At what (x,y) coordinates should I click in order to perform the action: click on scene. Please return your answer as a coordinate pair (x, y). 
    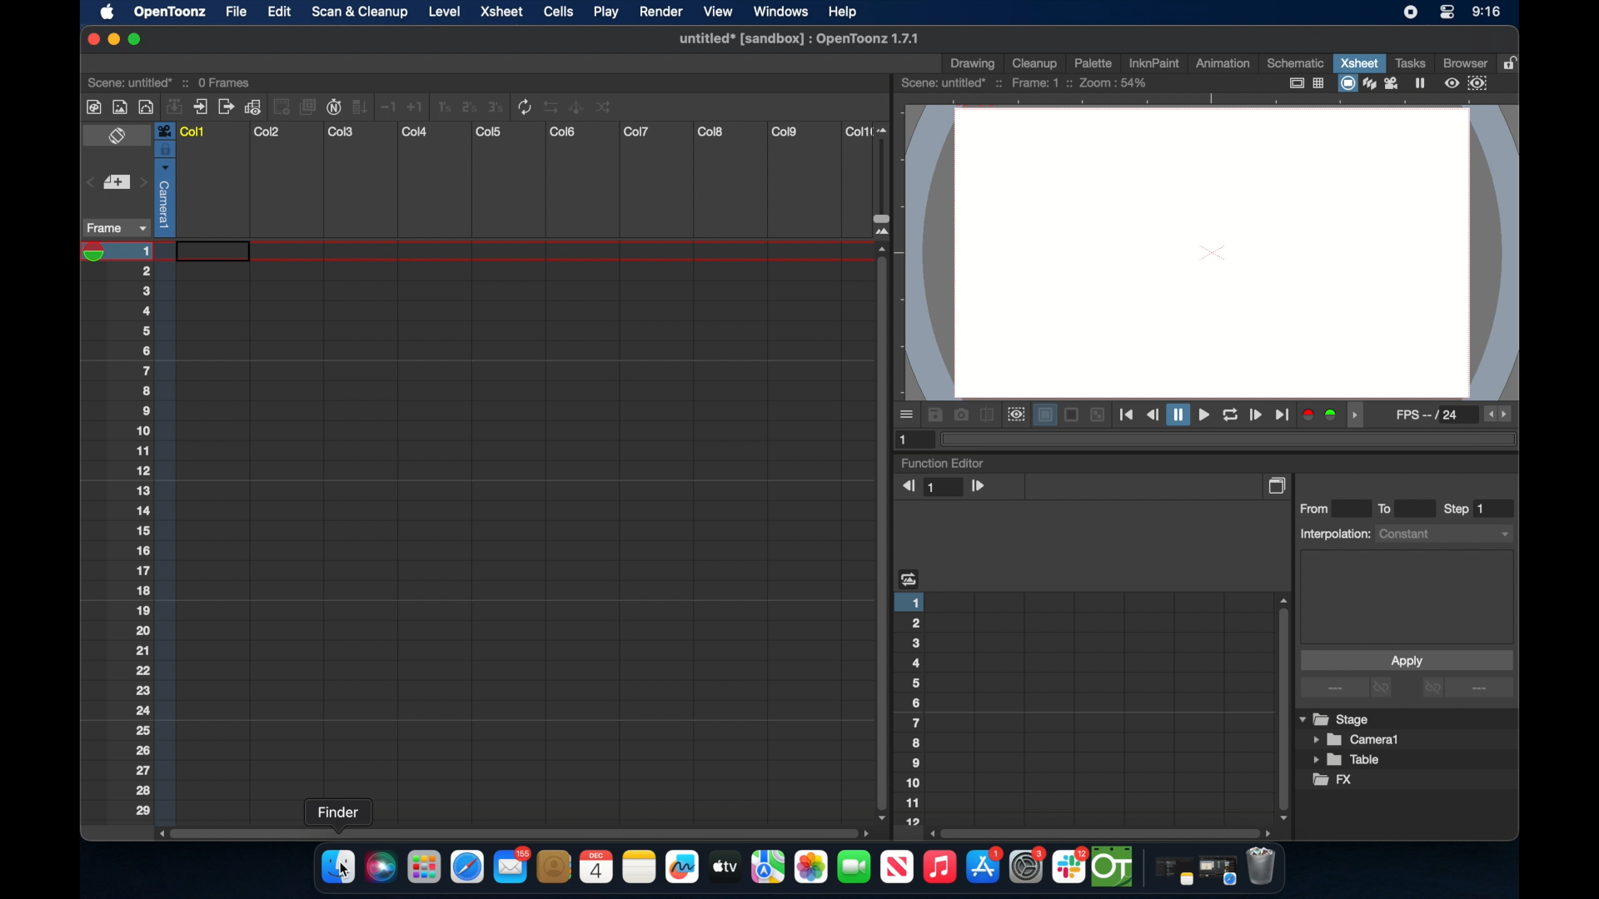
    Looking at the image, I should click on (1025, 83).